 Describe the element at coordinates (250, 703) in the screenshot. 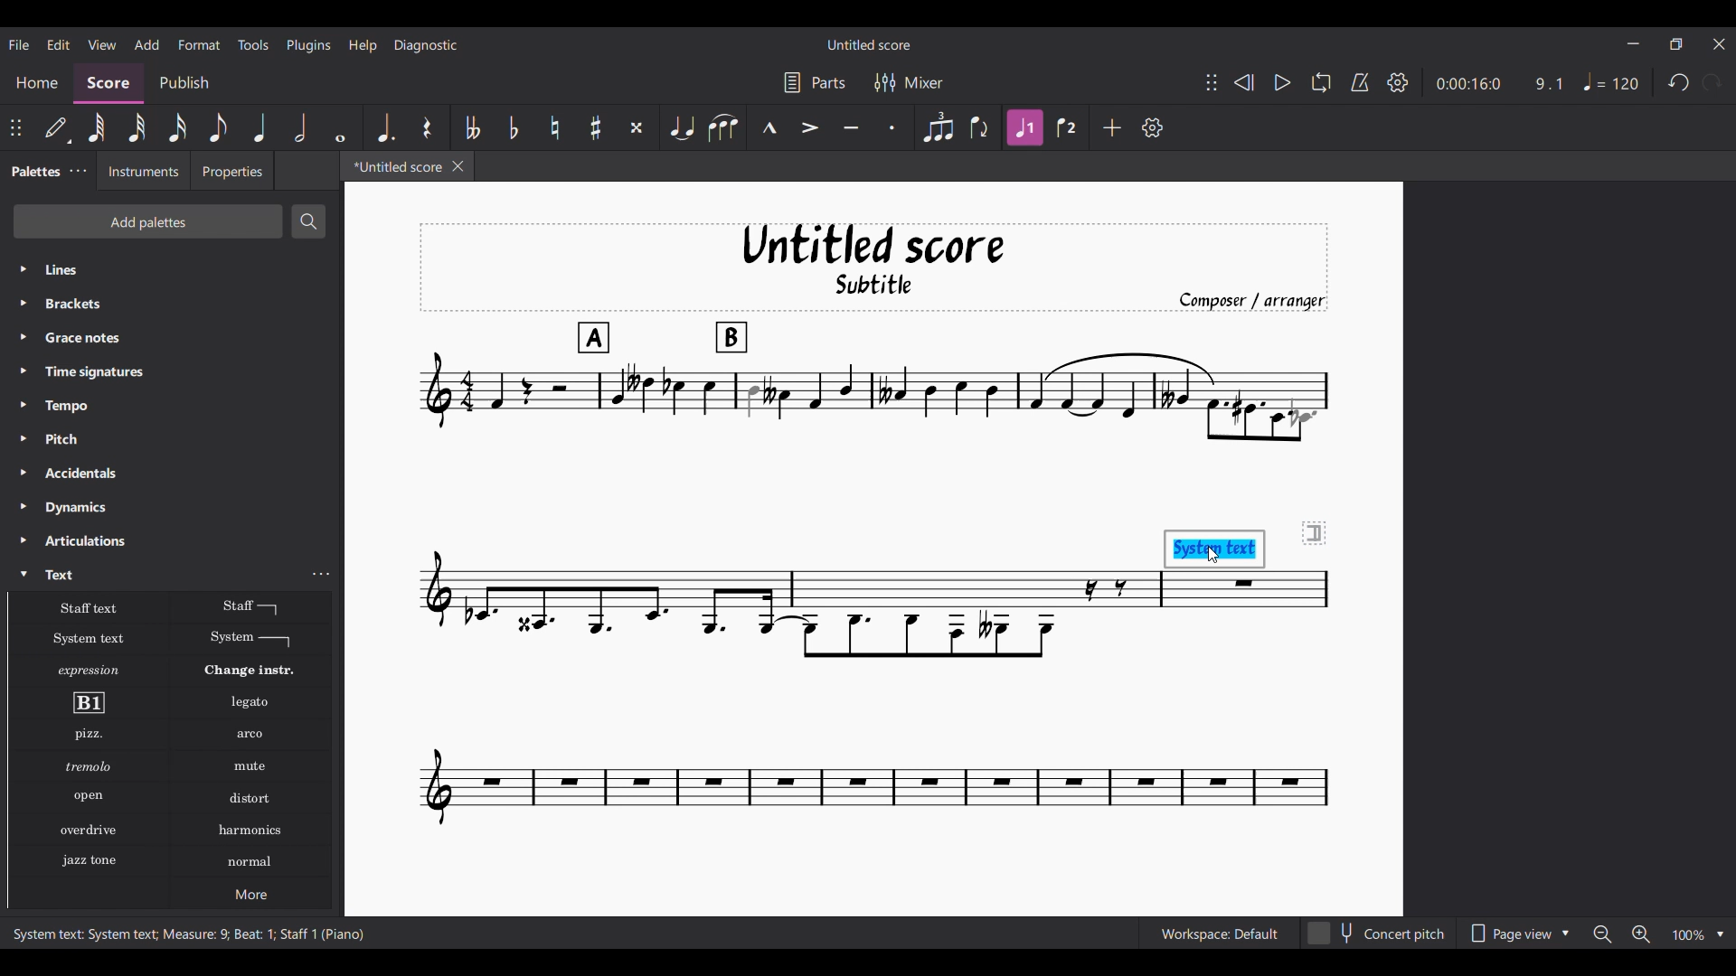

I see `Legato` at that location.